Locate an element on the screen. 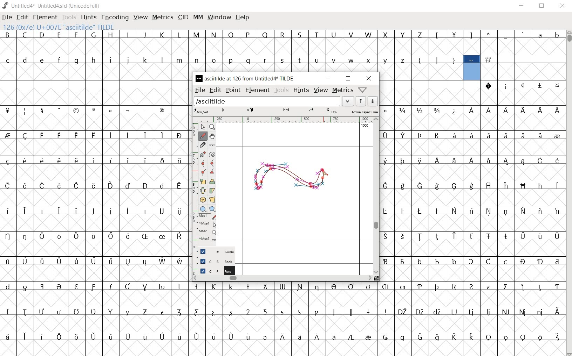  glyph characters is located at coordinates (95, 191).